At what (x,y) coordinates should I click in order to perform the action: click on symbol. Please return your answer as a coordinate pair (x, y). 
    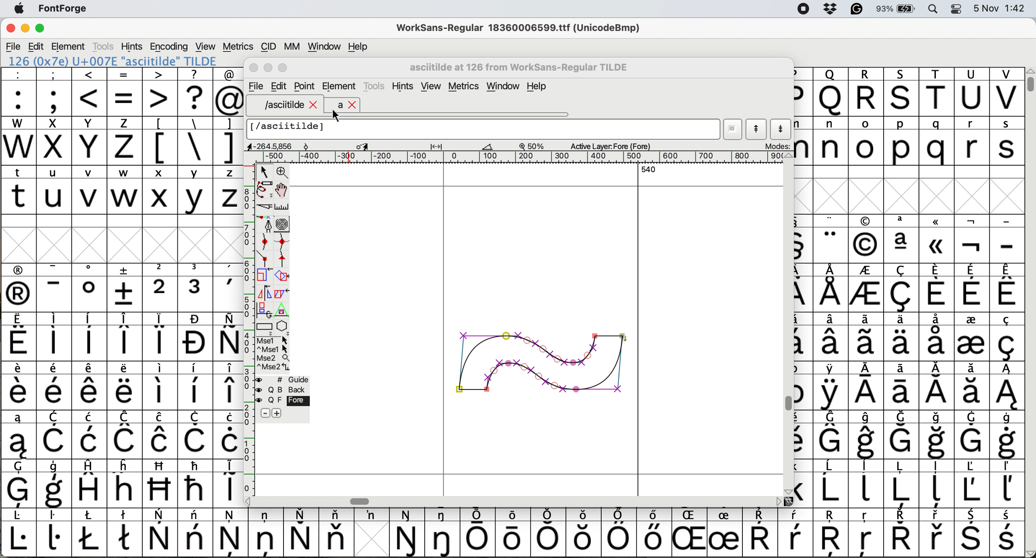
    Looking at the image, I should click on (832, 336).